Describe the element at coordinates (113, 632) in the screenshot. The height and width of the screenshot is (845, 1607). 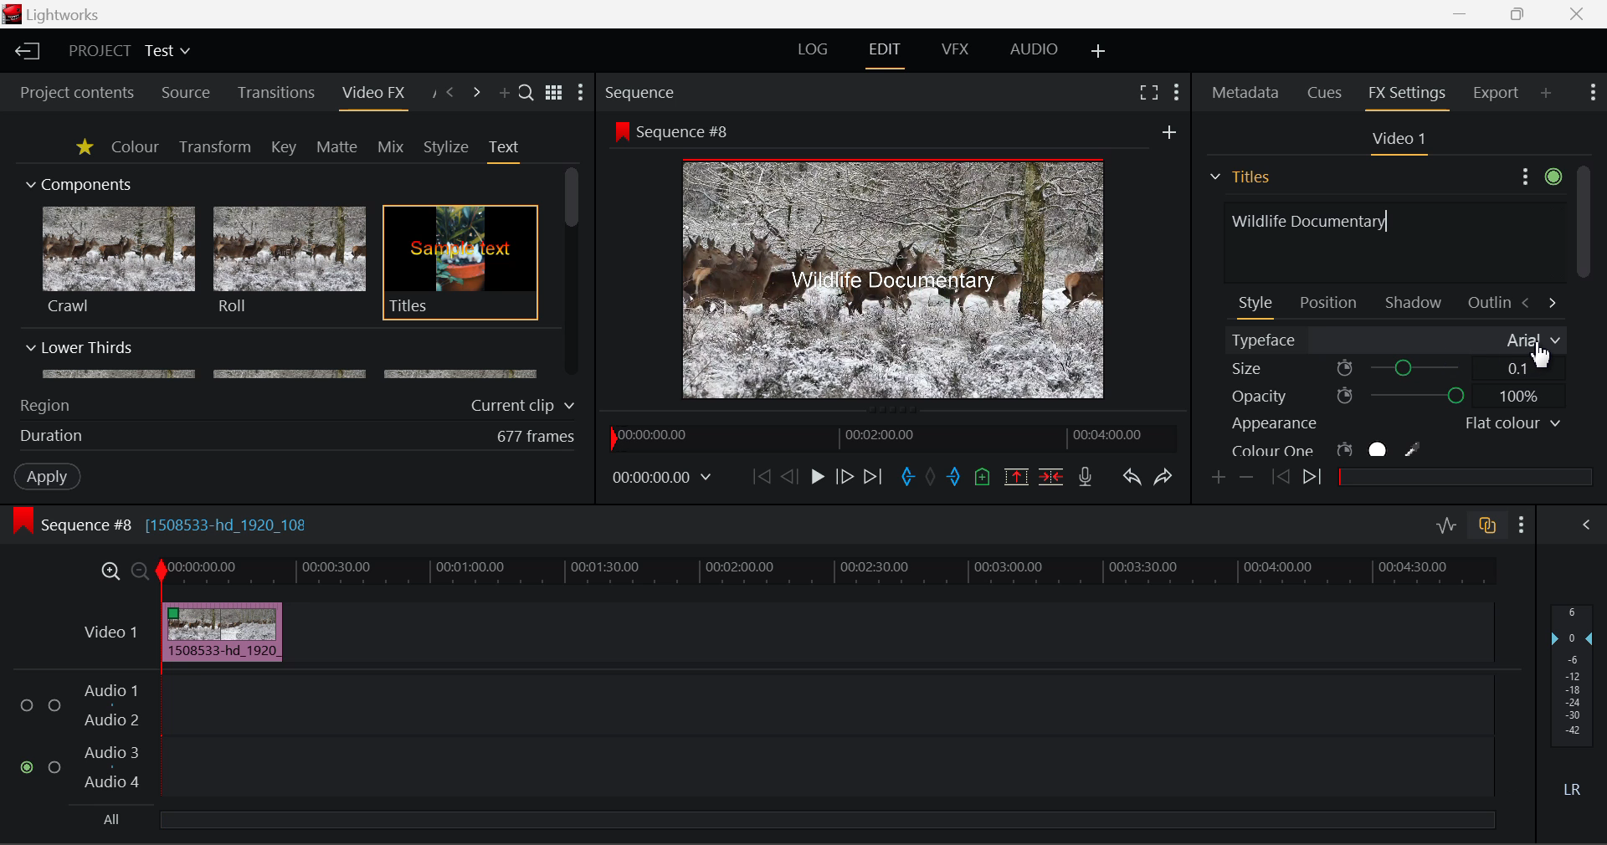
I see `Video 1` at that location.